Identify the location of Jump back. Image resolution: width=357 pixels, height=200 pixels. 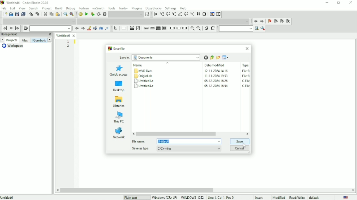
(5, 28).